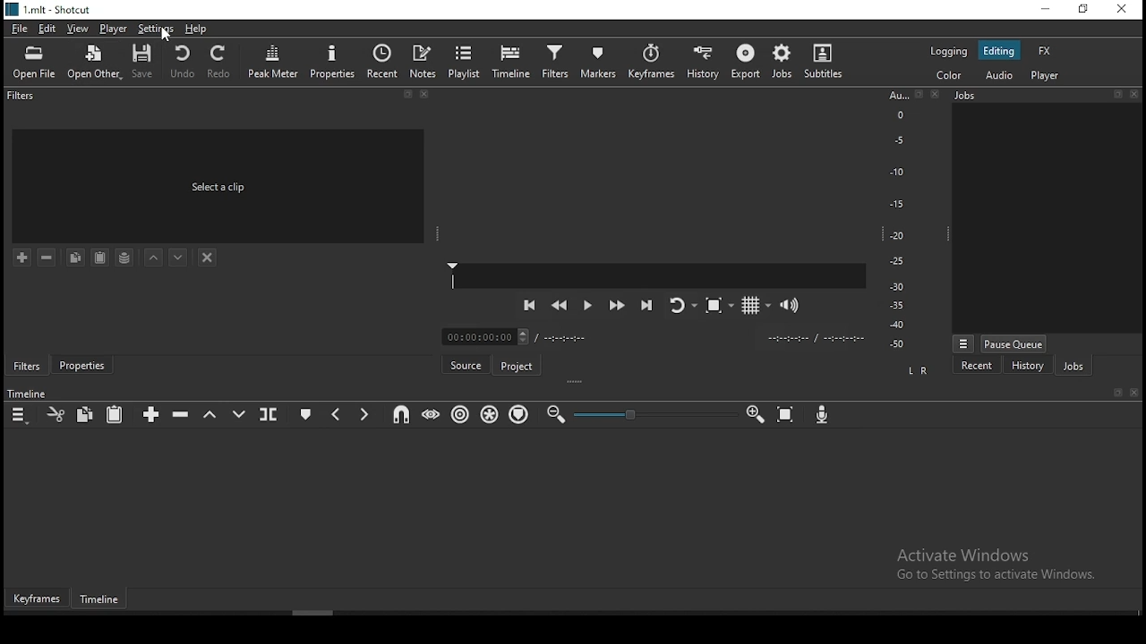  I want to click on show volume control, so click(792, 302).